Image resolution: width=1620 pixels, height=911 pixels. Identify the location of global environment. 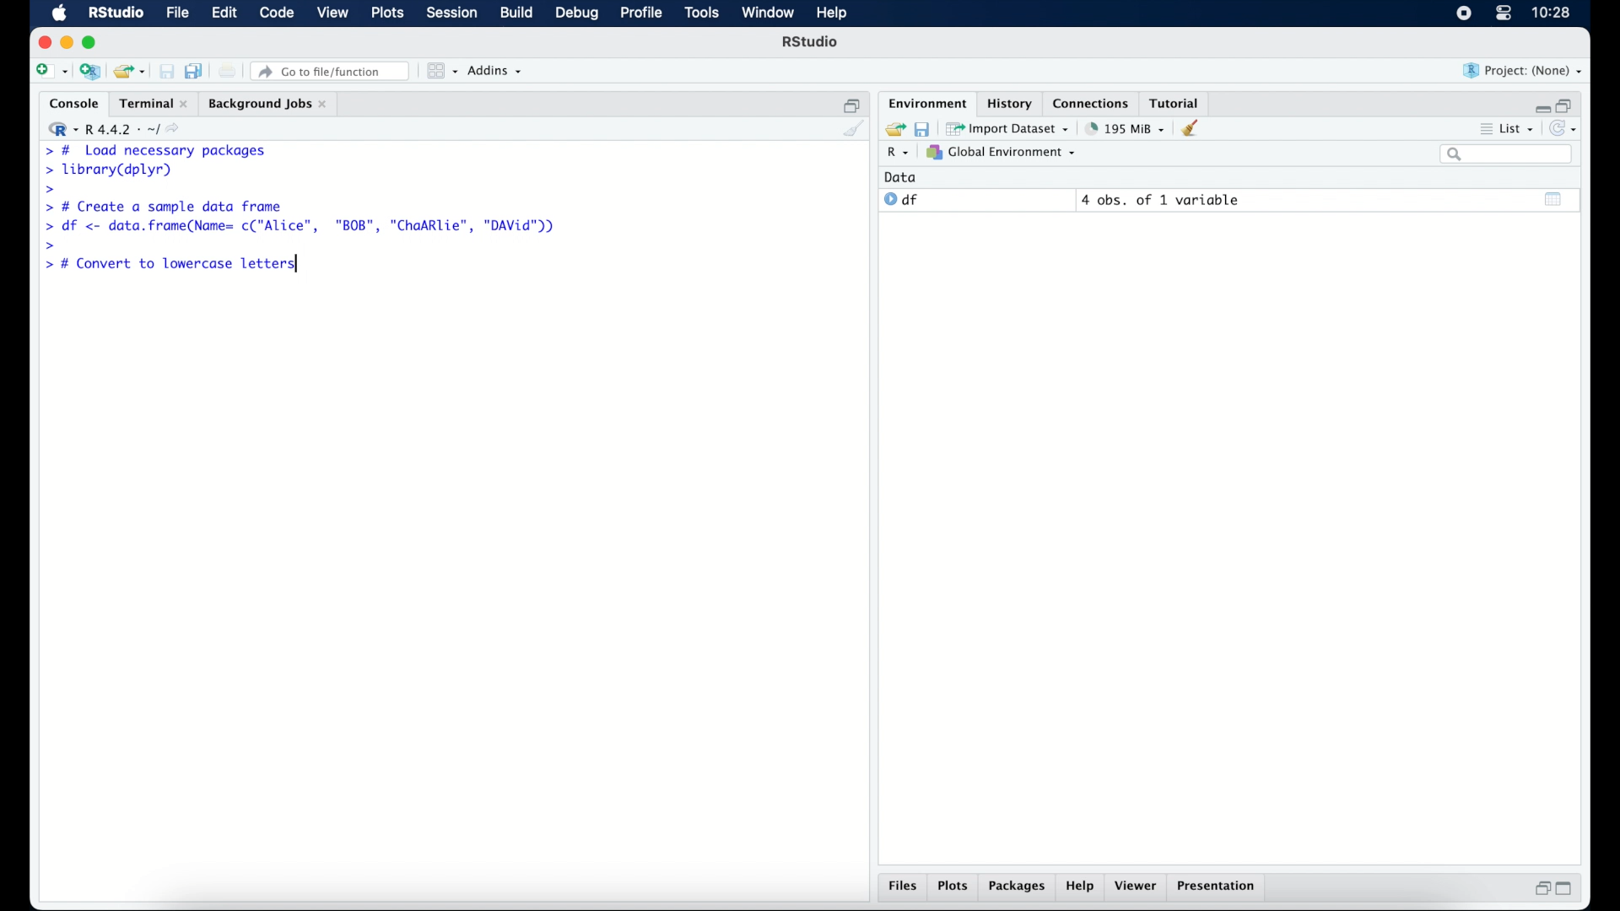
(1002, 153).